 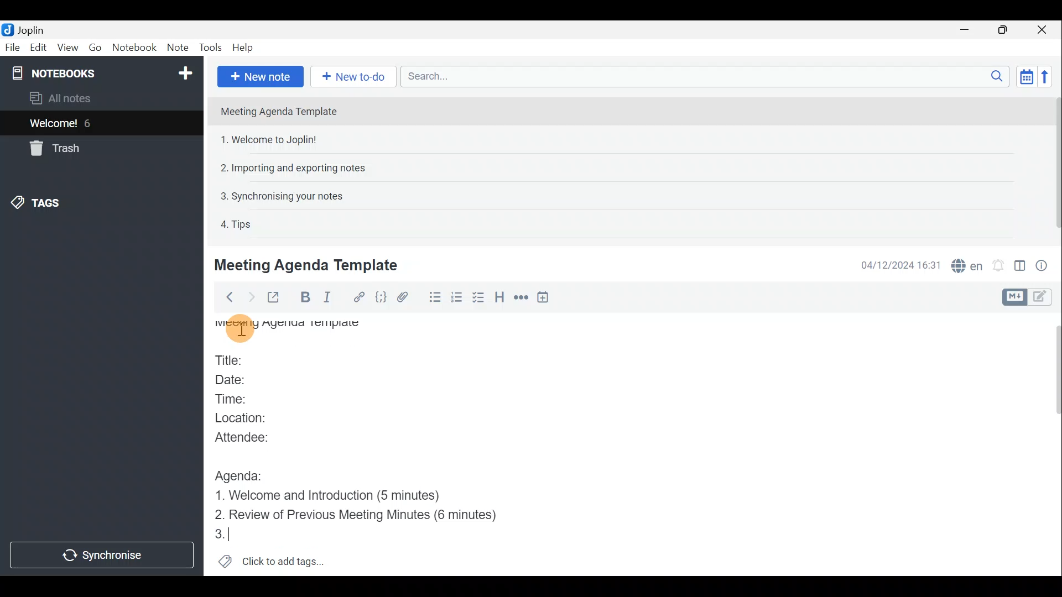 I want to click on Toggle external editing, so click(x=277, y=298).